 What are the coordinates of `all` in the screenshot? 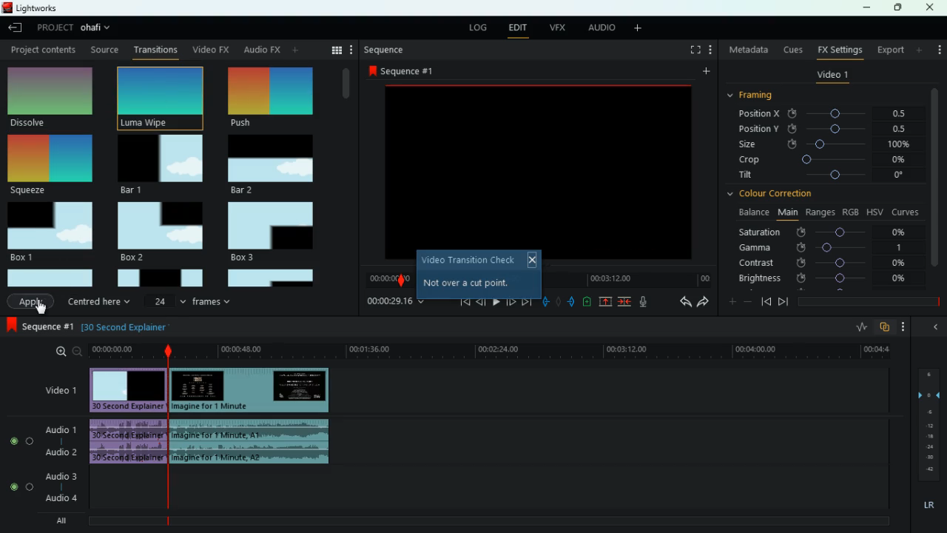 It's located at (67, 520).